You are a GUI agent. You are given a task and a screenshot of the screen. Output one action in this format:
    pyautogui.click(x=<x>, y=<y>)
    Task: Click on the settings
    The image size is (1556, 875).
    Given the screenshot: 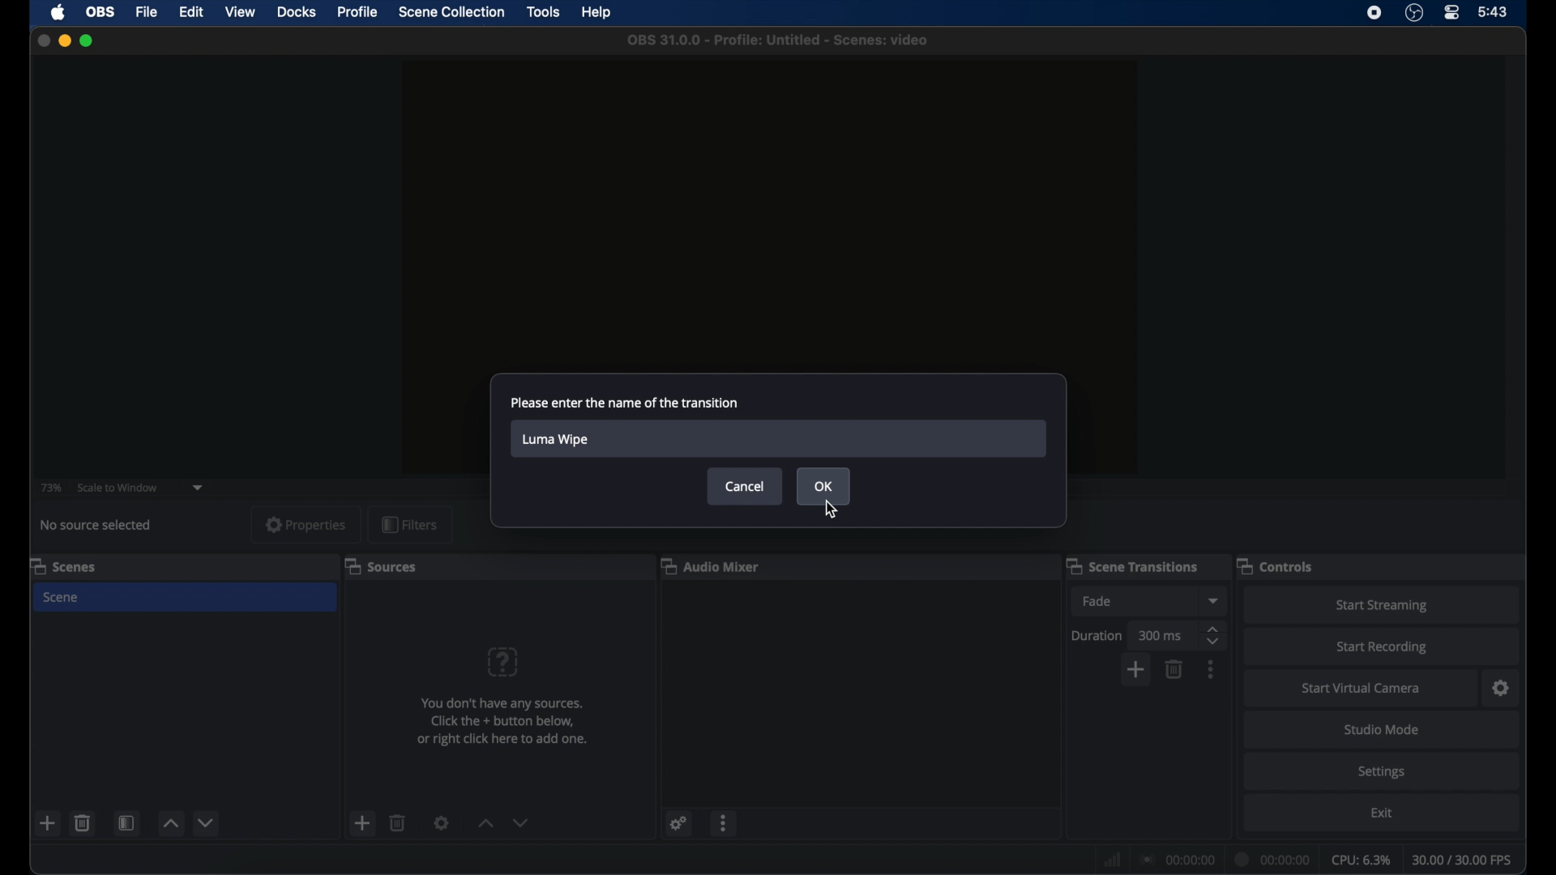 What is the action you would take?
    pyautogui.click(x=442, y=822)
    